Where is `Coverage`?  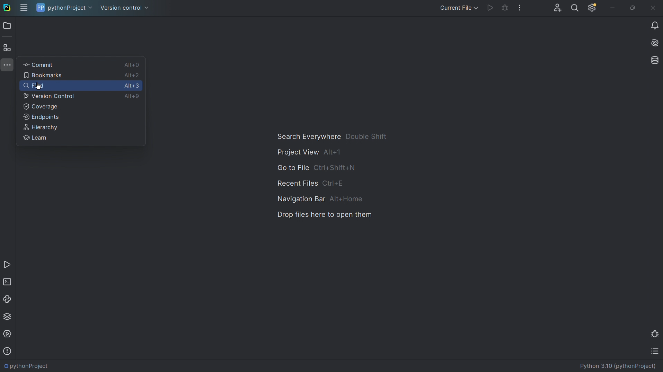
Coverage is located at coordinates (39, 107).